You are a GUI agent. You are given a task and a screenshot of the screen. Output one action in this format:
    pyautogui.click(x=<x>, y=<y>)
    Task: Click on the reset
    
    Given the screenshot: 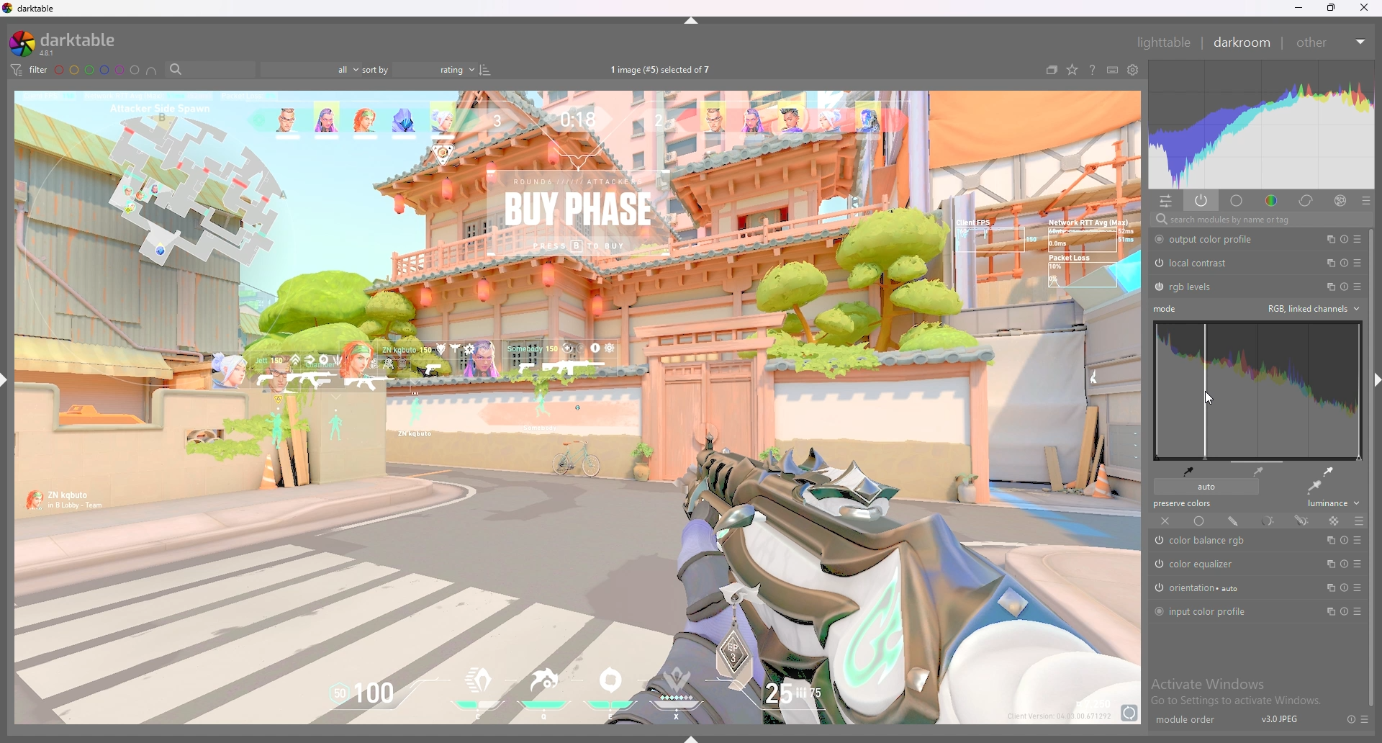 What is the action you would take?
    pyautogui.click(x=1345, y=287)
    